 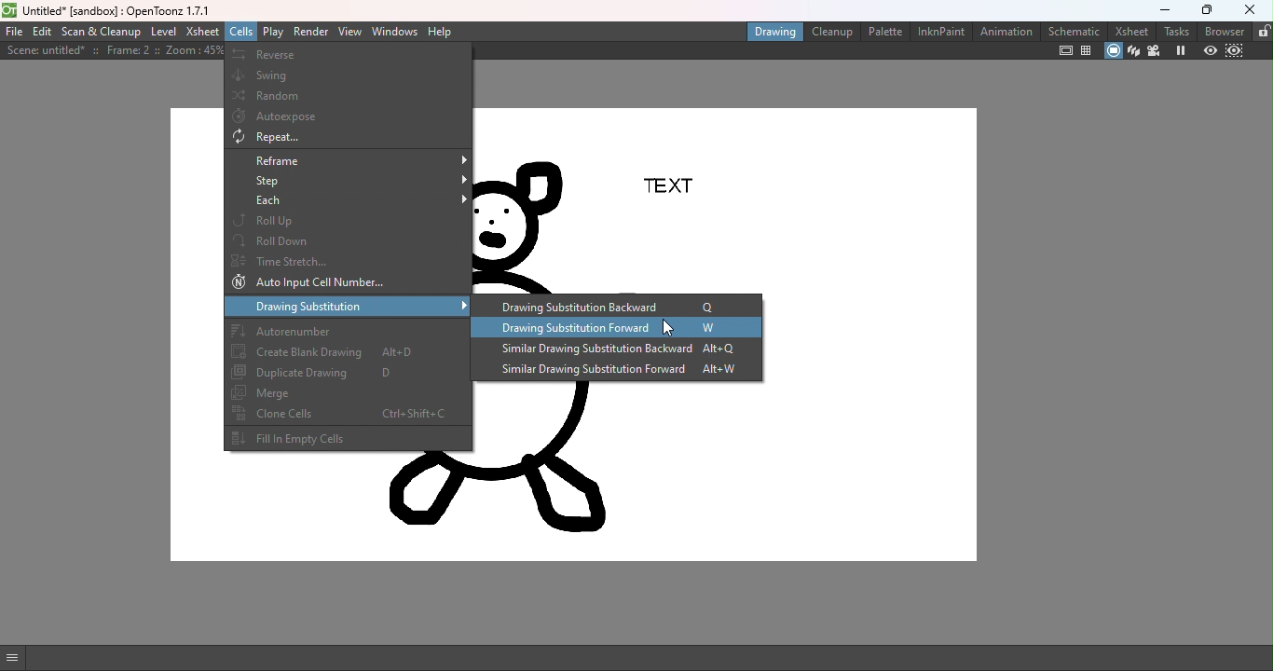 What do you see at coordinates (1112, 51) in the screenshot?
I see `Camera stand view` at bounding box center [1112, 51].